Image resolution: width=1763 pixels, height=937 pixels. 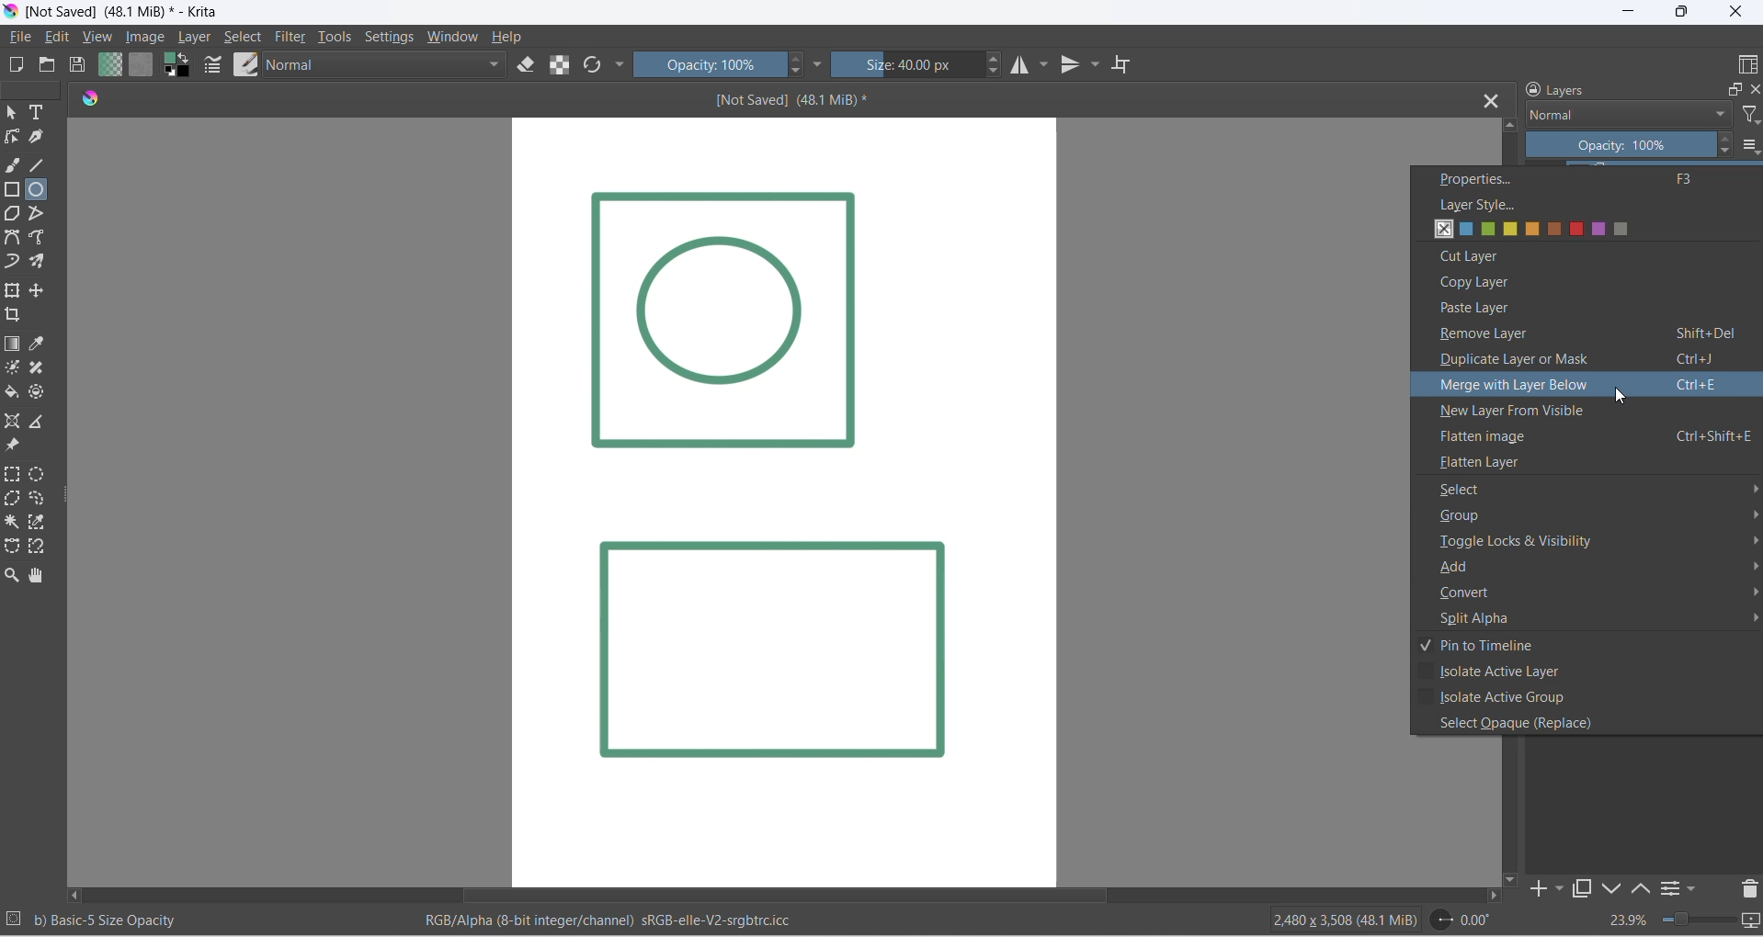 What do you see at coordinates (245, 65) in the screenshot?
I see `brush preset` at bounding box center [245, 65].